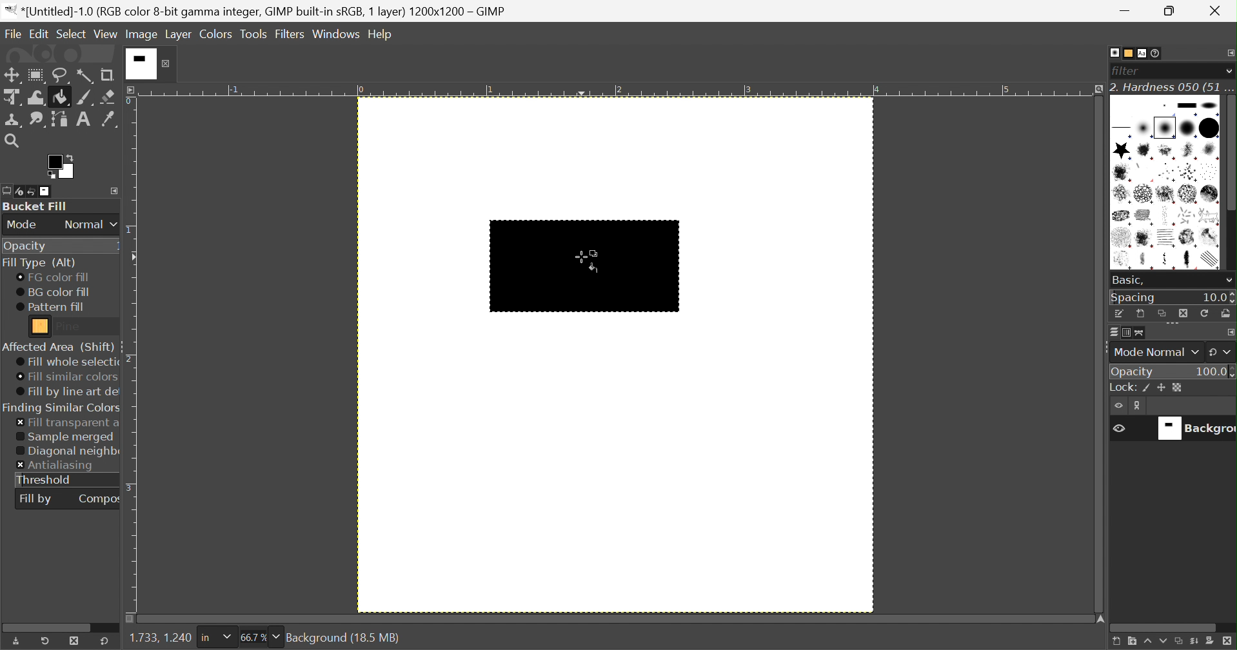 This screenshot has height=650, width=1237. I want to click on Toggle Quick Mask on/off, so click(130, 619).